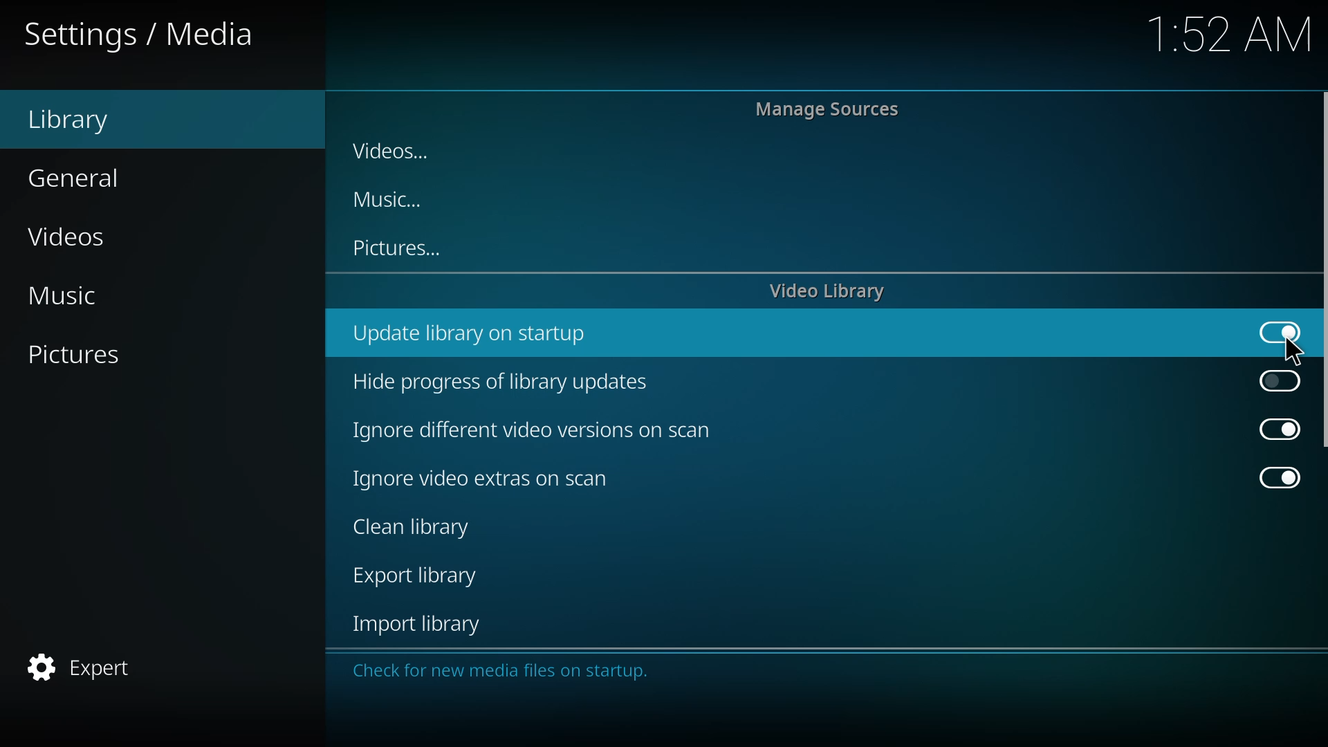 The width and height of the screenshot is (1328, 747). I want to click on import library, so click(423, 624).